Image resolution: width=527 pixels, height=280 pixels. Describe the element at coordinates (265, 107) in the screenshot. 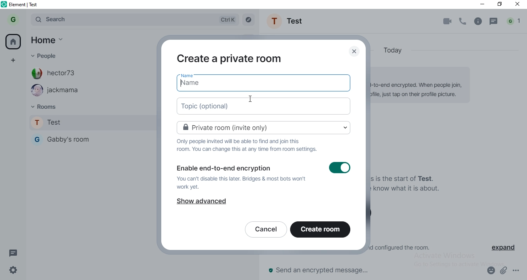

I see `topic` at that location.